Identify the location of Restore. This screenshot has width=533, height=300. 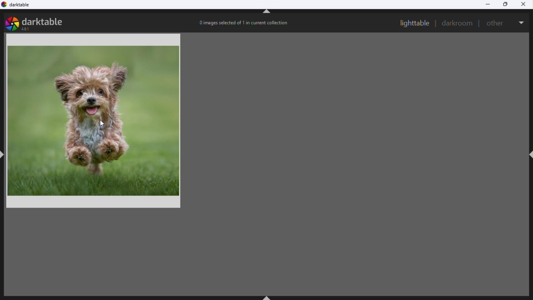
(506, 5).